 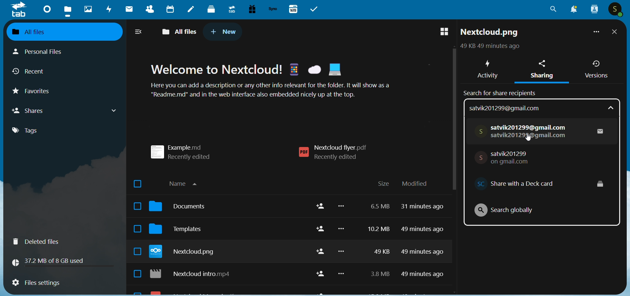 I want to click on close pane, so click(x=615, y=32).